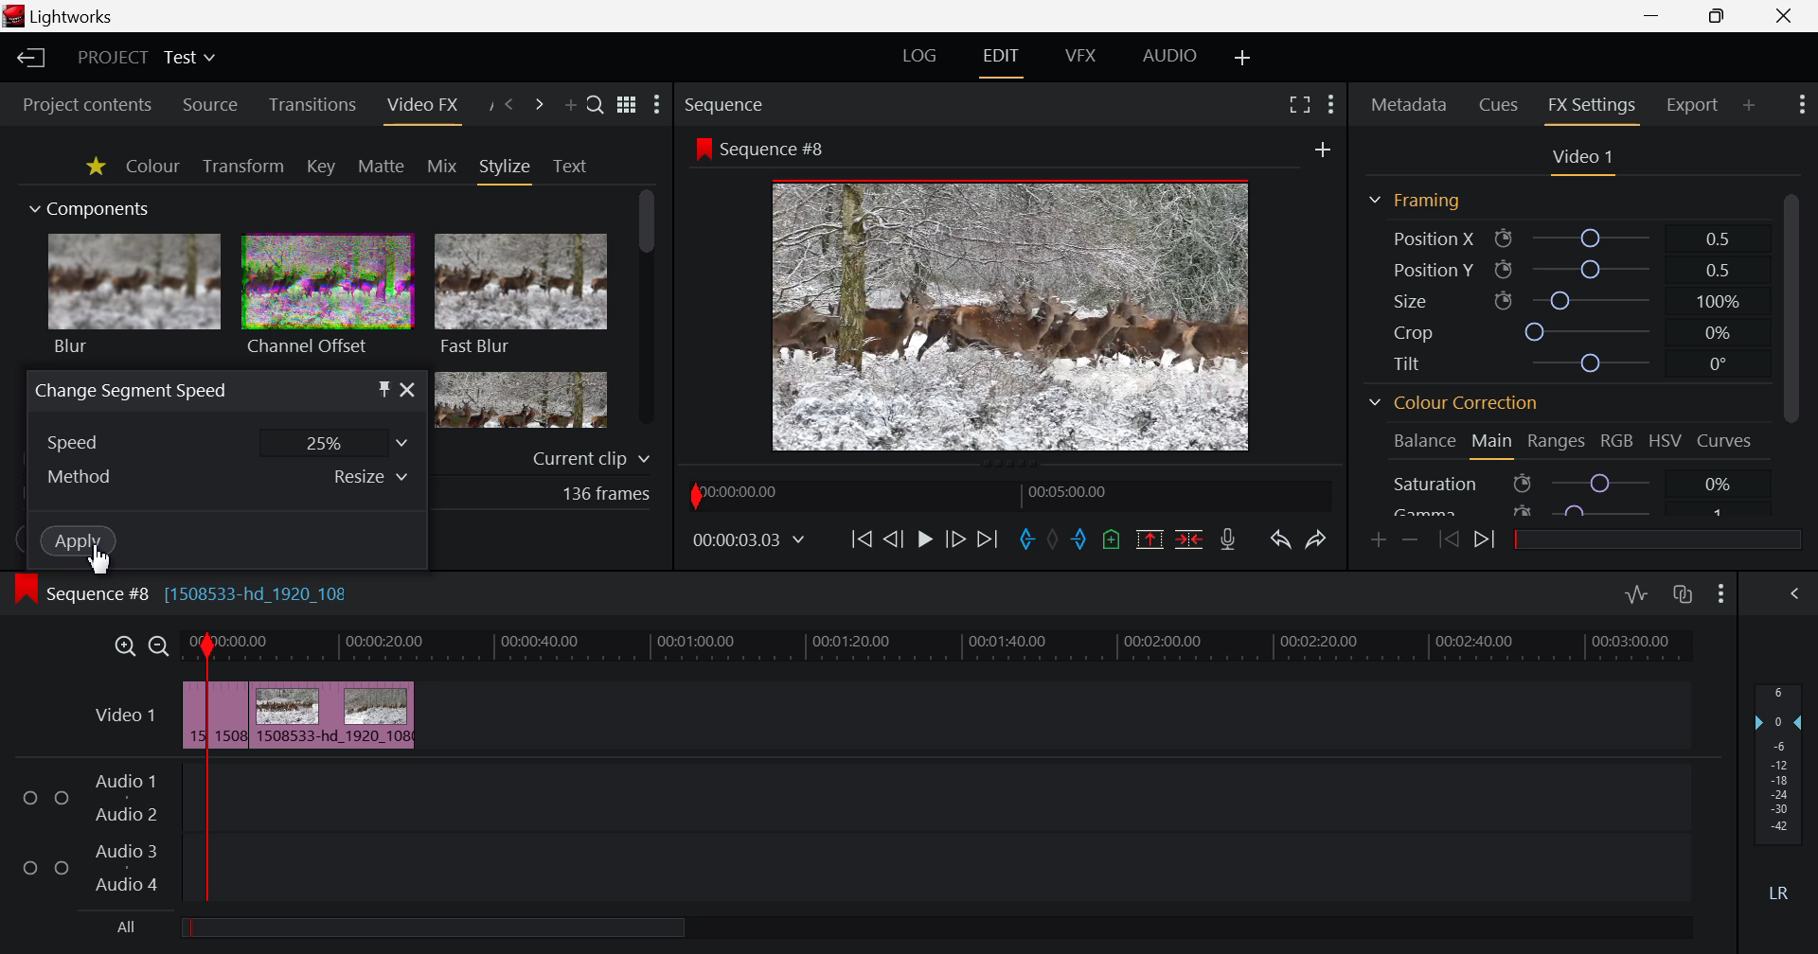 The width and height of the screenshot is (1818, 954). Describe the element at coordinates (62, 16) in the screenshot. I see `Lightworks` at that location.